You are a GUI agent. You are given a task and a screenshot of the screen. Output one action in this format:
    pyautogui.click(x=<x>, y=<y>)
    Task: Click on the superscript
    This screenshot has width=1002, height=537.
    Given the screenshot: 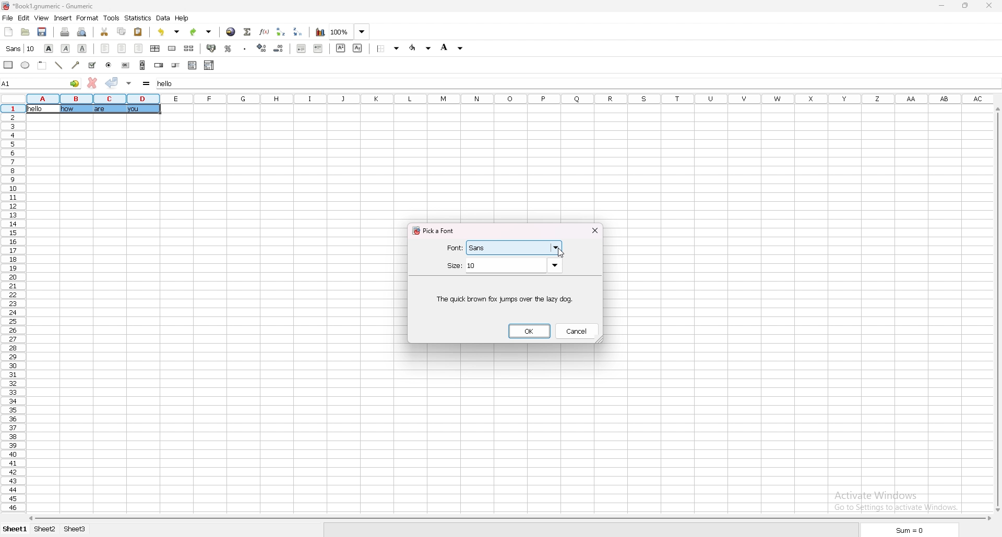 What is the action you would take?
    pyautogui.click(x=340, y=47)
    